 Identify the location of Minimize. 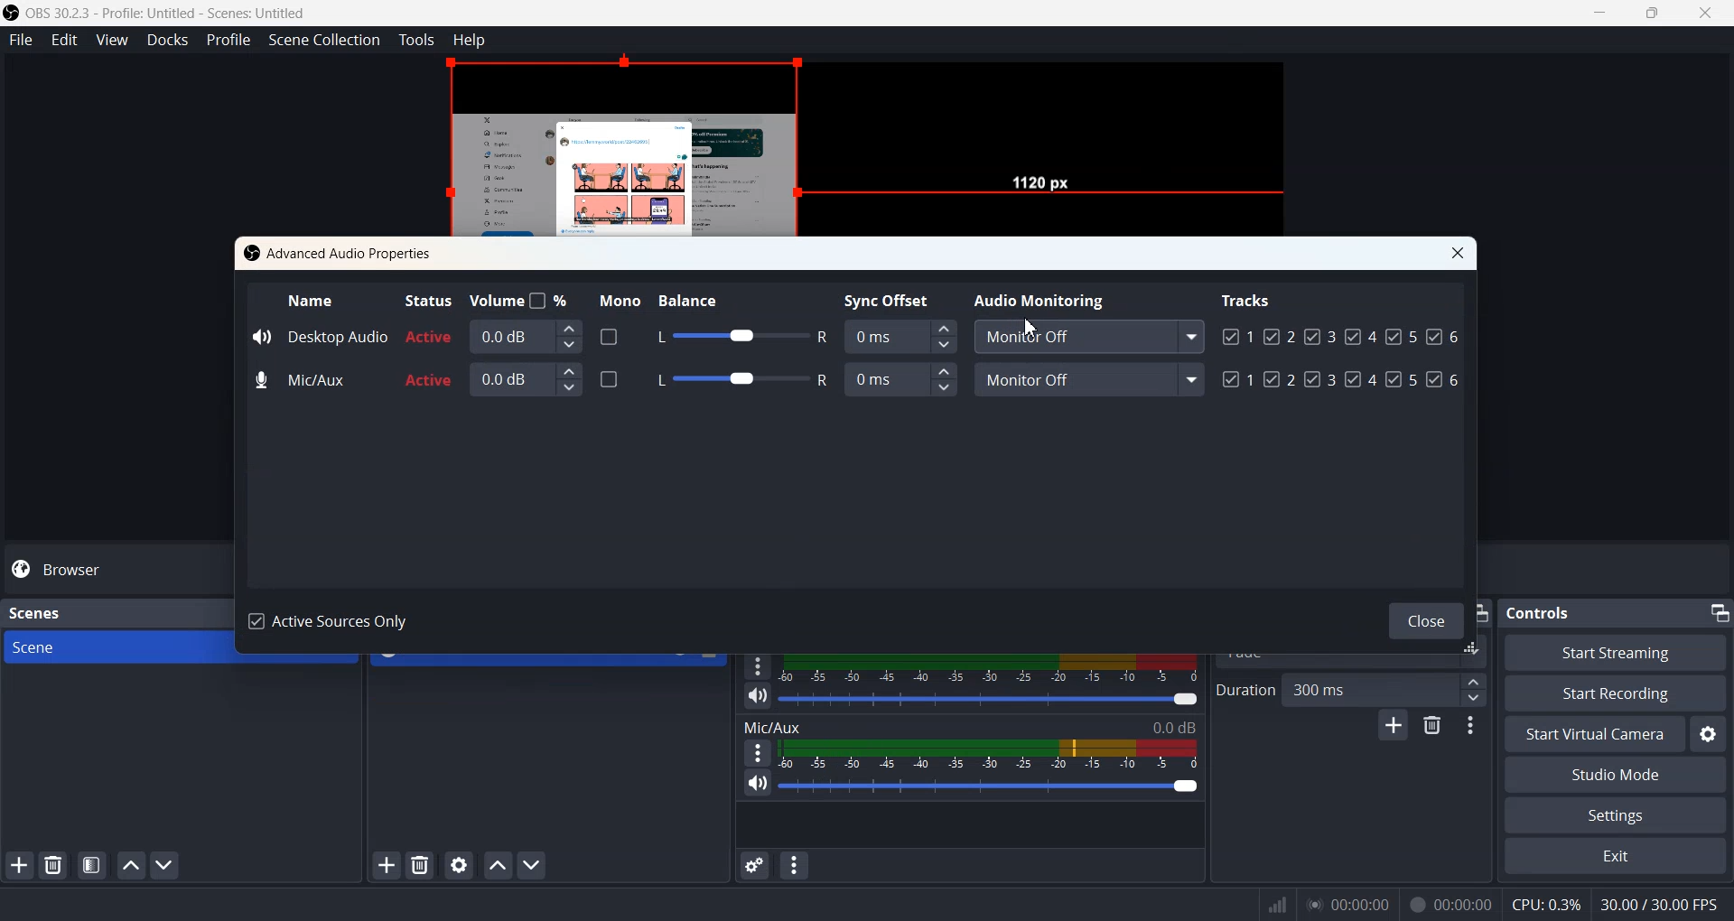
(1718, 609).